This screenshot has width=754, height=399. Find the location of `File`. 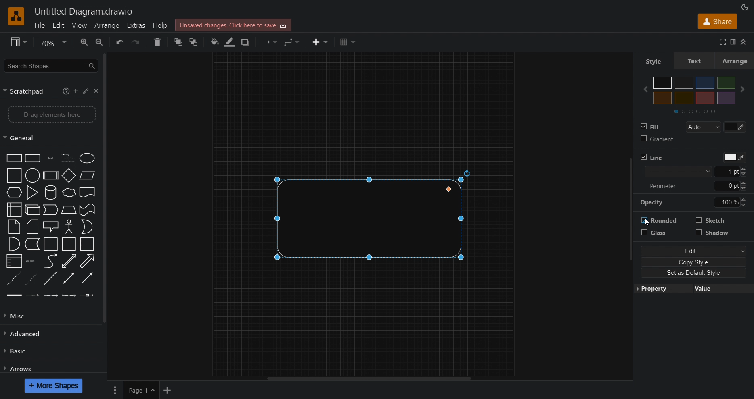

File is located at coordinates (41, 25).